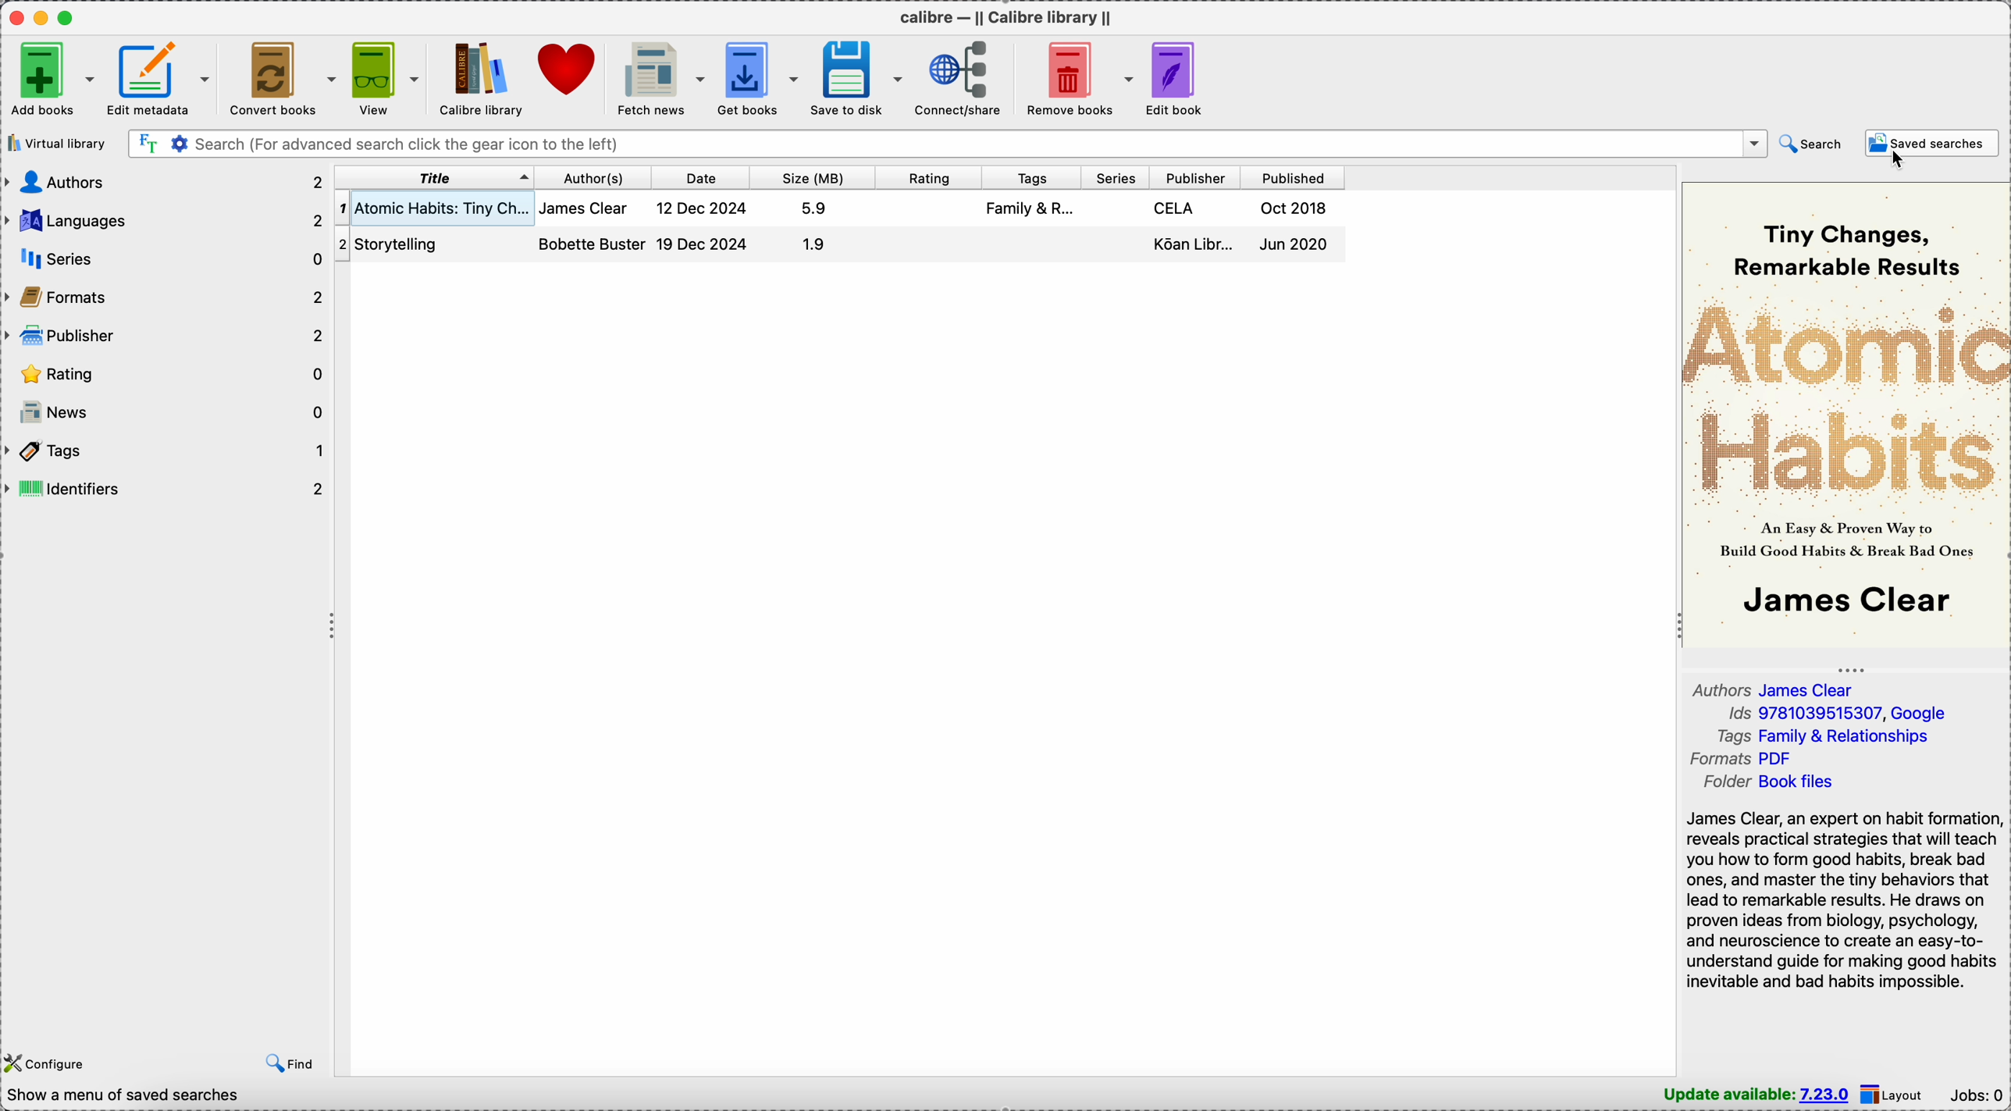  What do you see at coordinates (1774, 782) in the screenshot?
I see `folder: book files` at bounding box center [1774, 782].